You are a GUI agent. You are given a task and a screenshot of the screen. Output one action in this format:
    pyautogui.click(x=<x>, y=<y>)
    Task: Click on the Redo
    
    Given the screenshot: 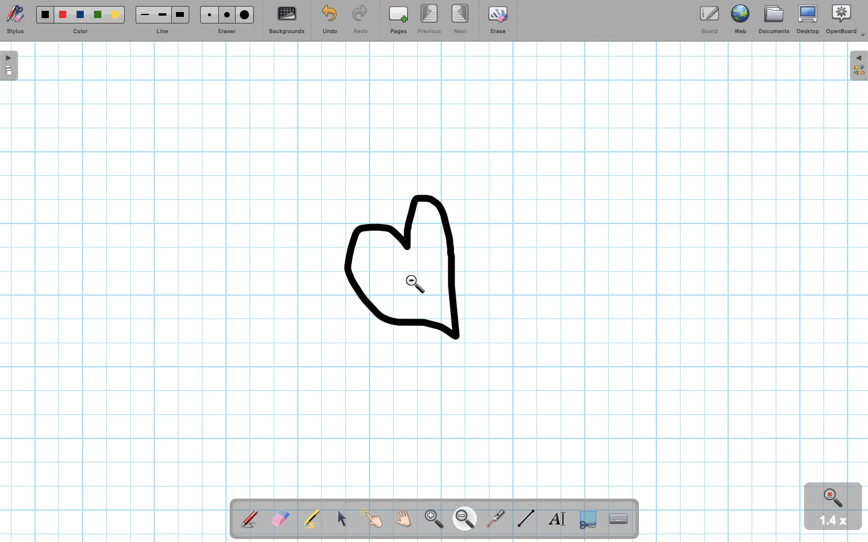 What is the action you would take?
    pyautogui.click(x=359, y=20)
    